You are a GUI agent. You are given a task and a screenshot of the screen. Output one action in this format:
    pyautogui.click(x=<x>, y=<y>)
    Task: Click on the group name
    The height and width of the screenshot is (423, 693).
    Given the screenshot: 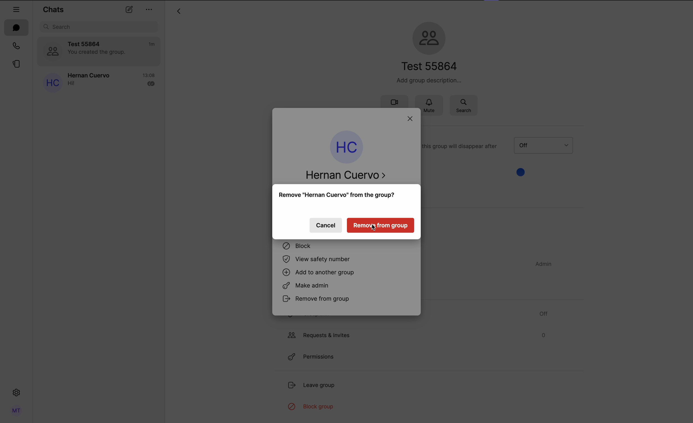 What is the action you would take?
    pyautogui.click(x=429, y=52)
    